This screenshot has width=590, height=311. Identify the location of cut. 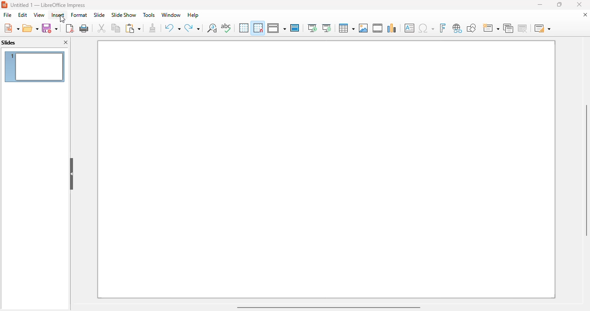
(102, 28).